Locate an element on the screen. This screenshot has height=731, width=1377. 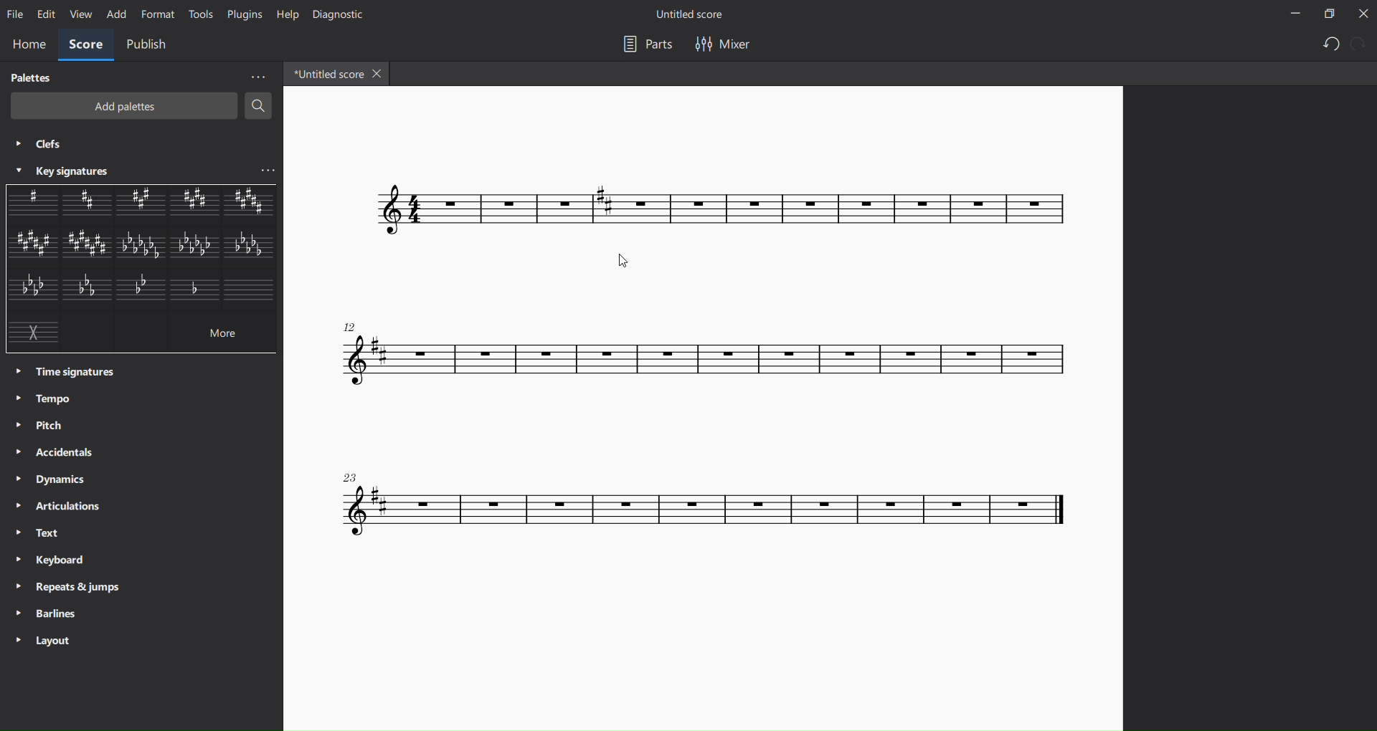
more is located at coordinates (258, 76).